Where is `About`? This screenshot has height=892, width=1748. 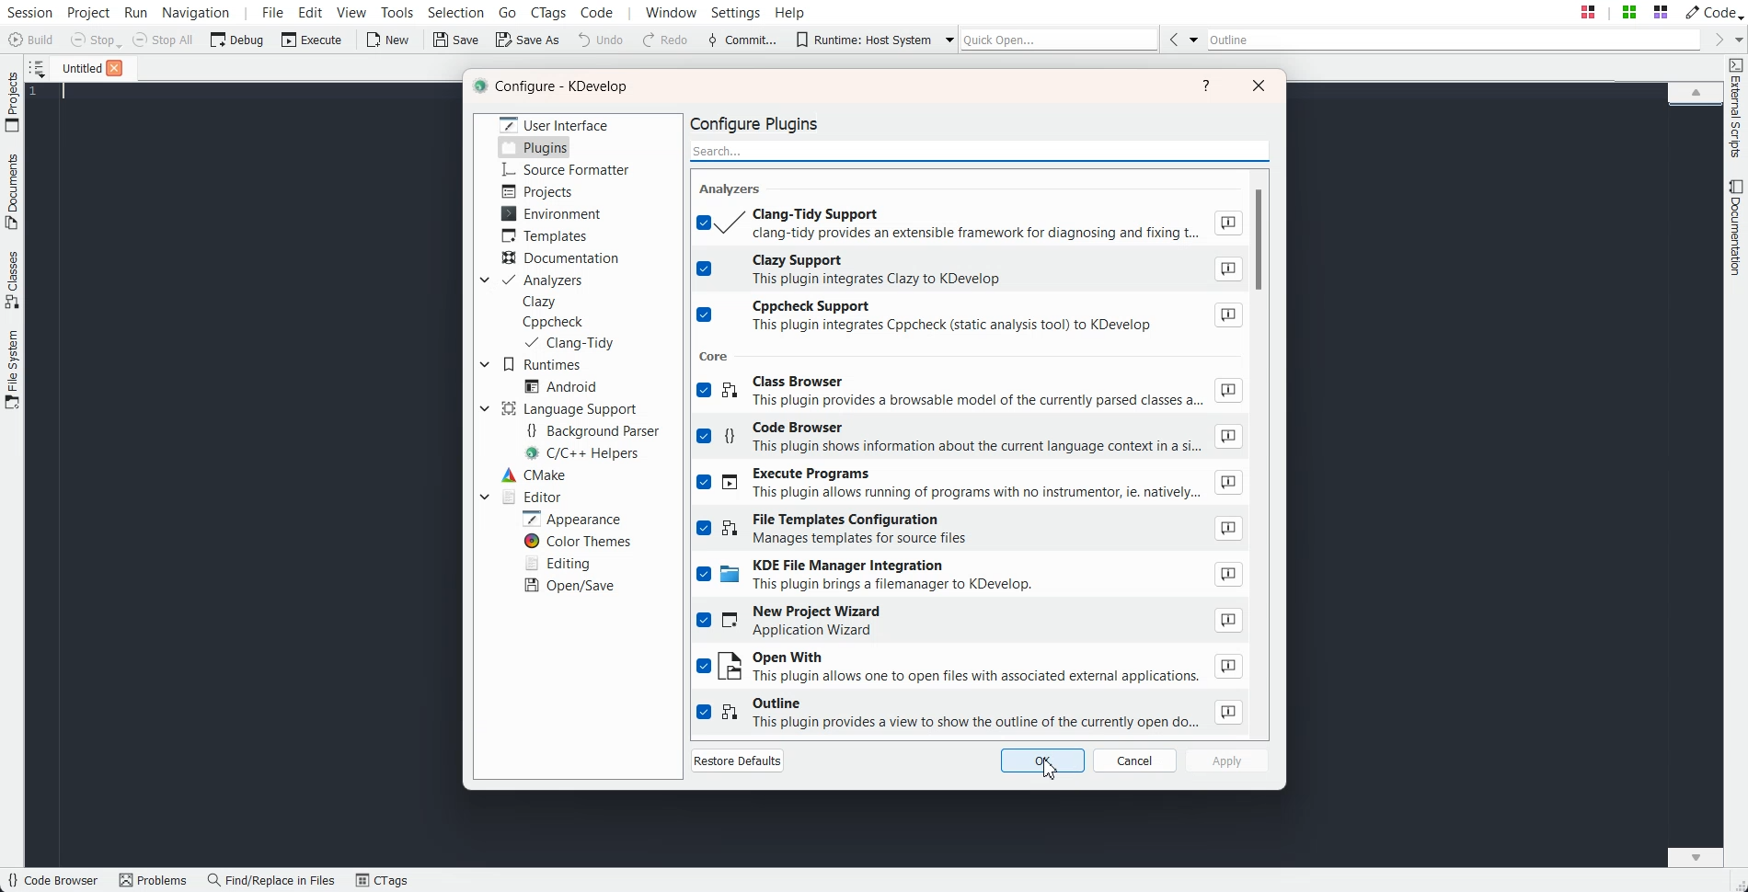 About is located at coordinates (1226, 223).